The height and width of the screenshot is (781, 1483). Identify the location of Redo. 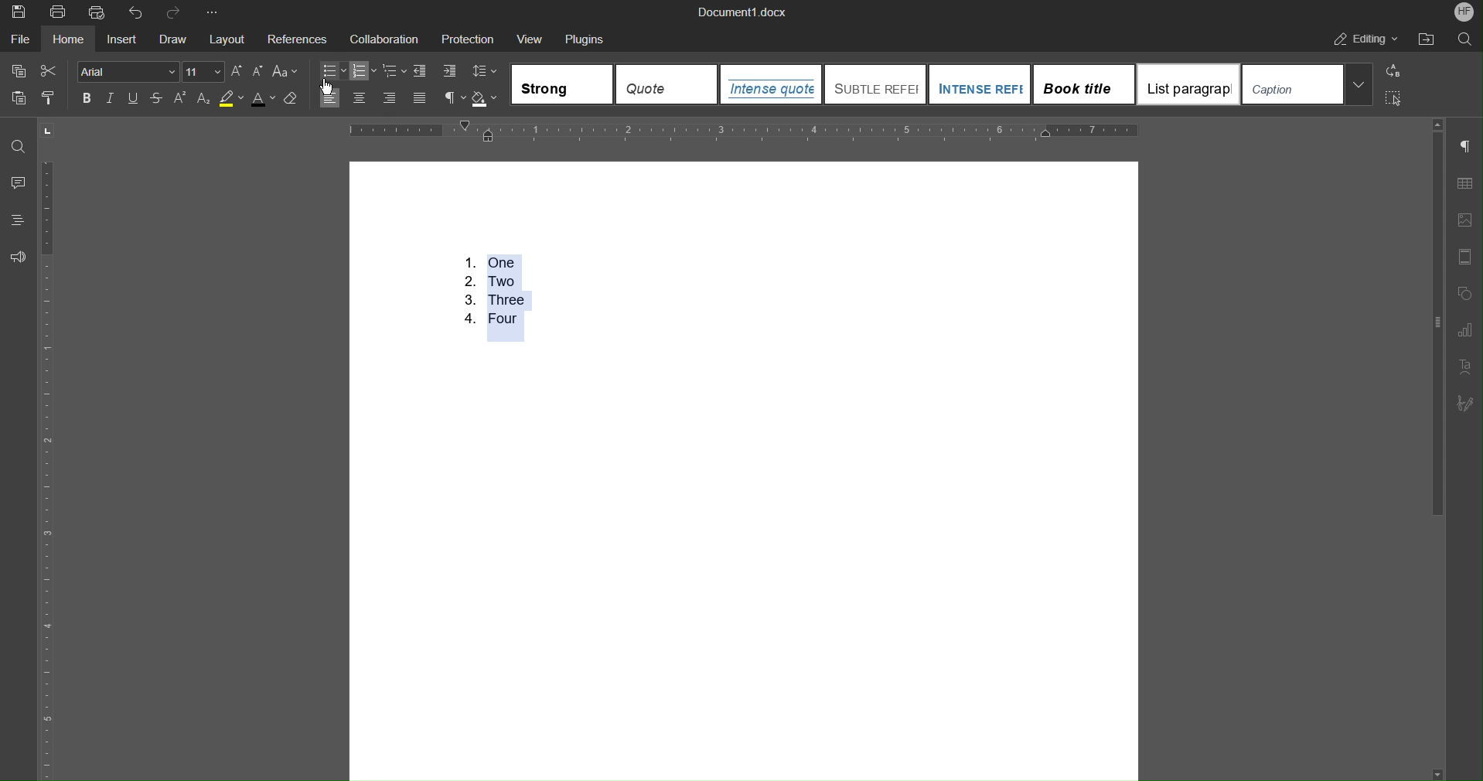
(174, 11).